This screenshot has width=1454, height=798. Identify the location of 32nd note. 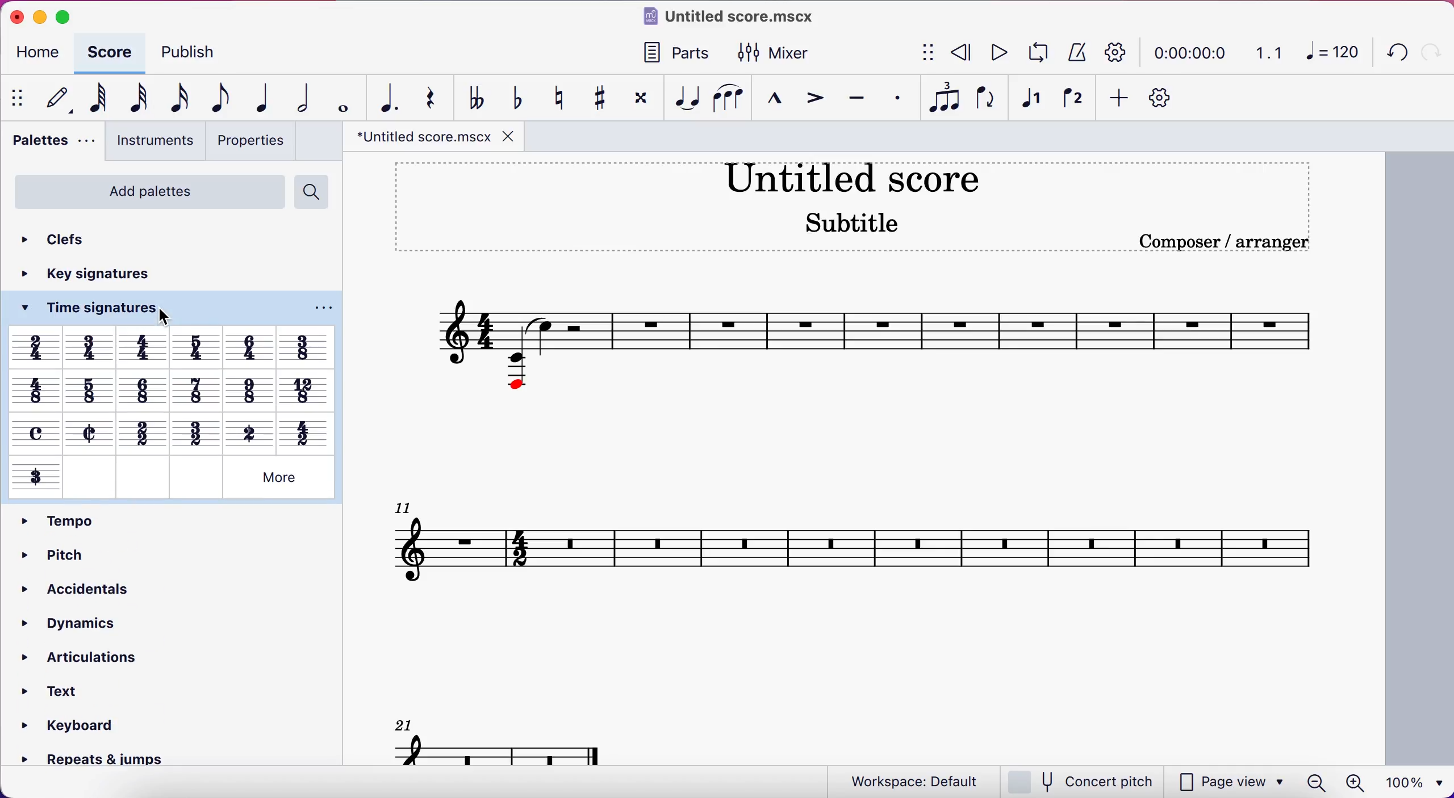
(135, 99).